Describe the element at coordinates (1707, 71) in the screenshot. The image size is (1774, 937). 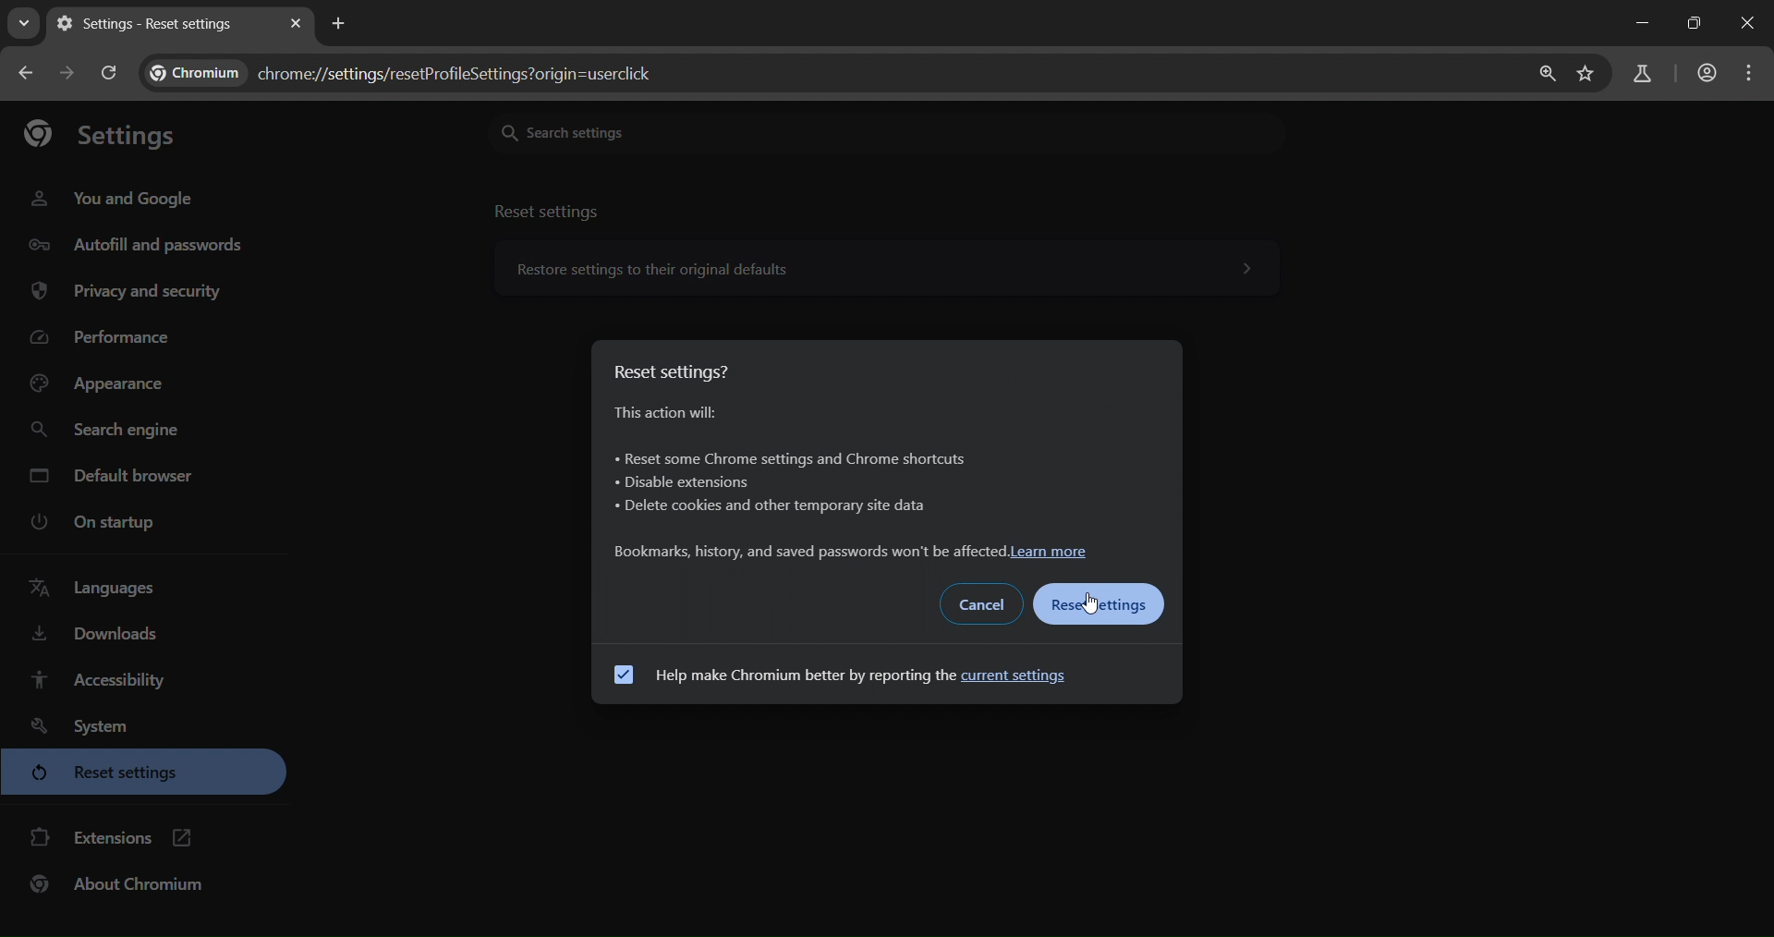
I see `accounts` at that location.